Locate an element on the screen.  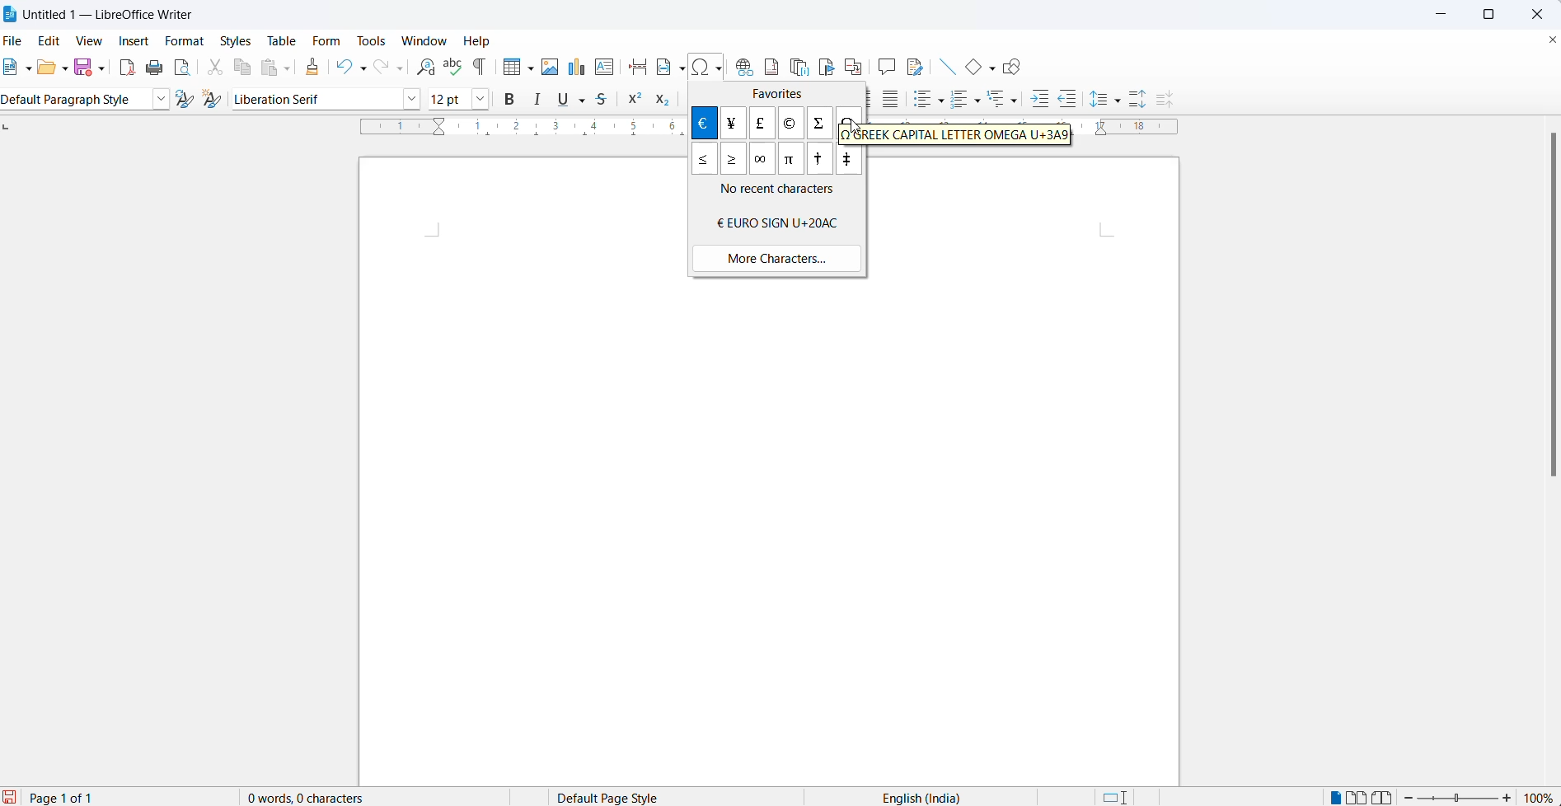
line spacing options is located at coordinates (1121, 98).